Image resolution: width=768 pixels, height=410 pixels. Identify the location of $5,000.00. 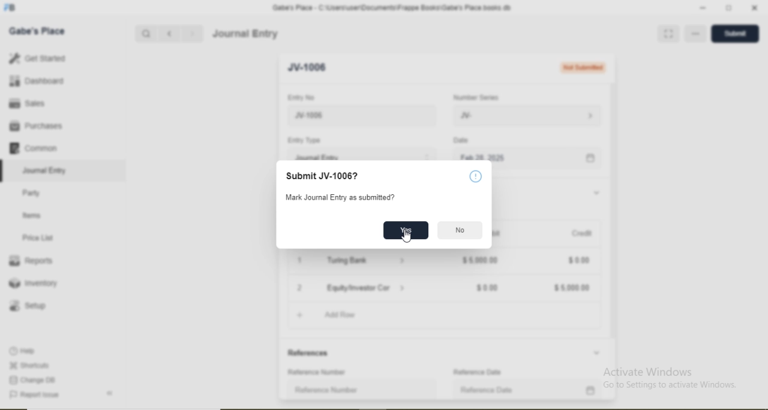
(572, 288).